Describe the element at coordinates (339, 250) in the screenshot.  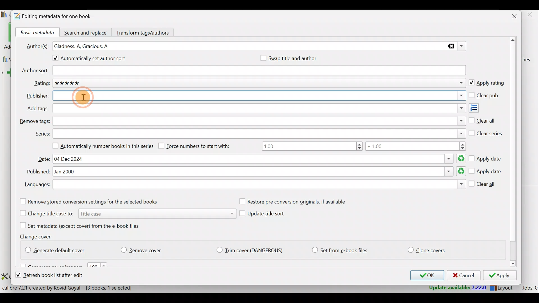
I see `Set from e-book files` at that location.